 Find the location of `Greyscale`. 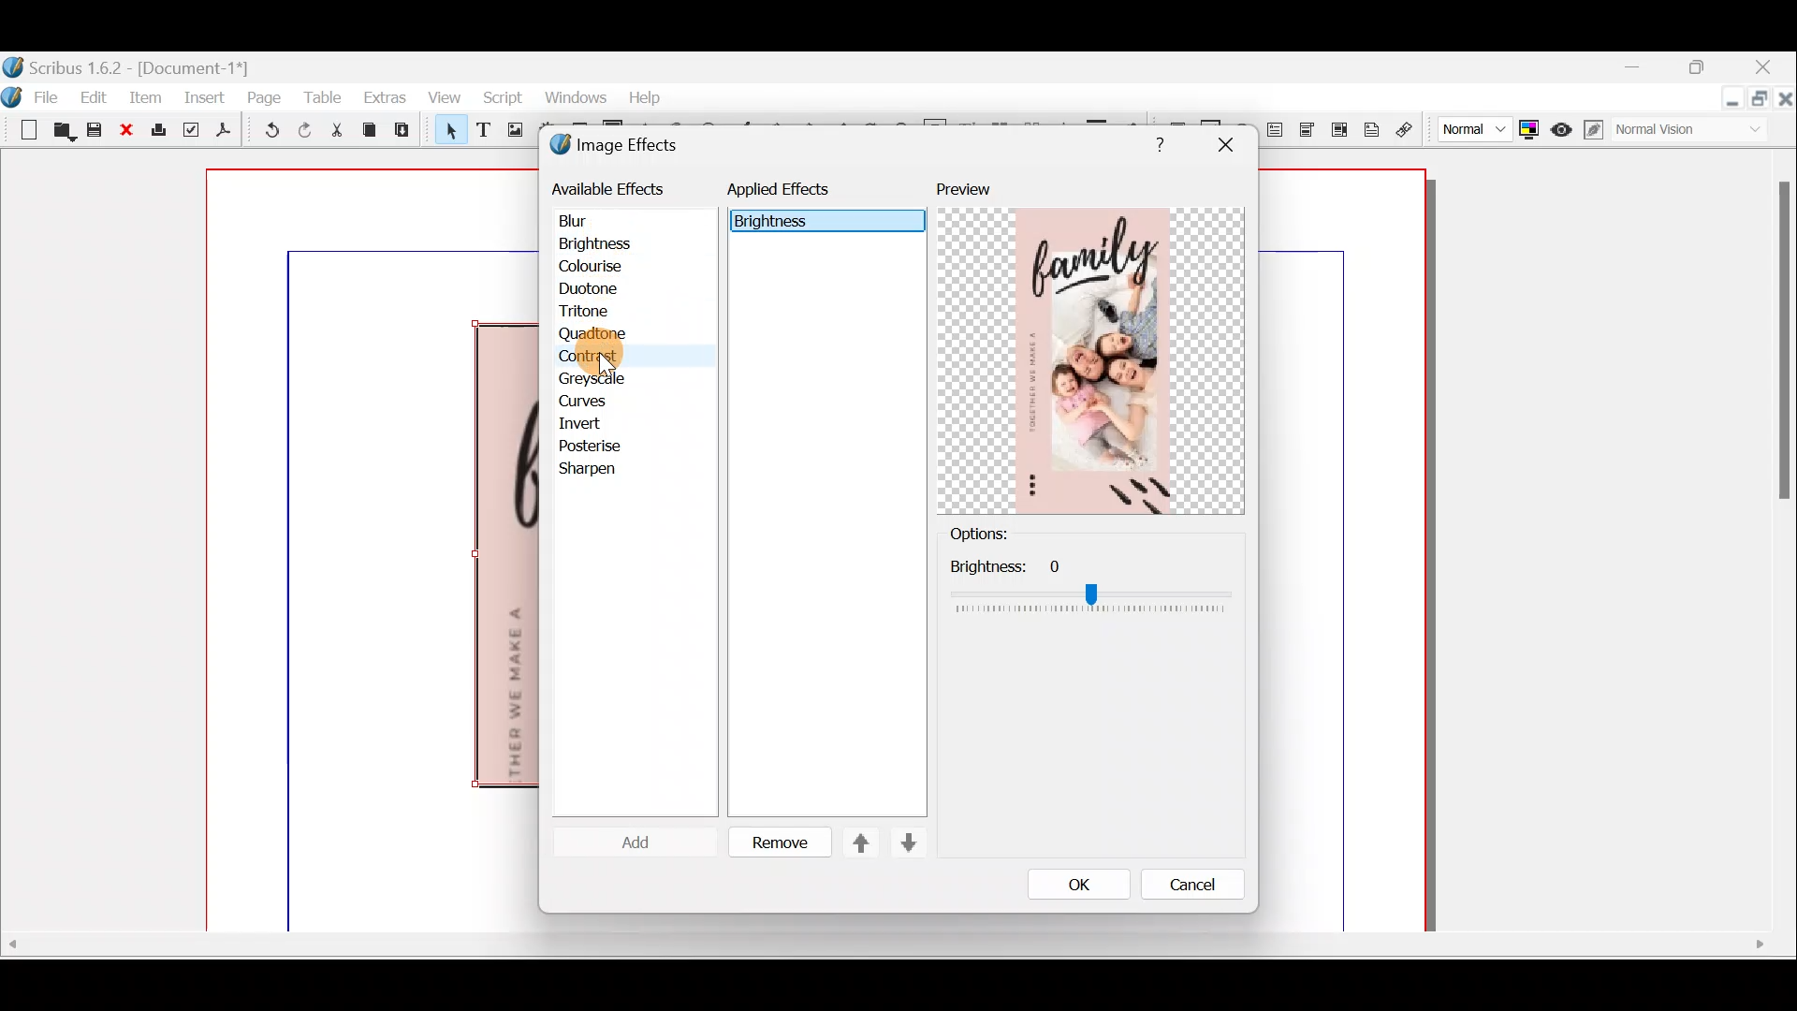

Greyscale is located at coordinates (600, 379).